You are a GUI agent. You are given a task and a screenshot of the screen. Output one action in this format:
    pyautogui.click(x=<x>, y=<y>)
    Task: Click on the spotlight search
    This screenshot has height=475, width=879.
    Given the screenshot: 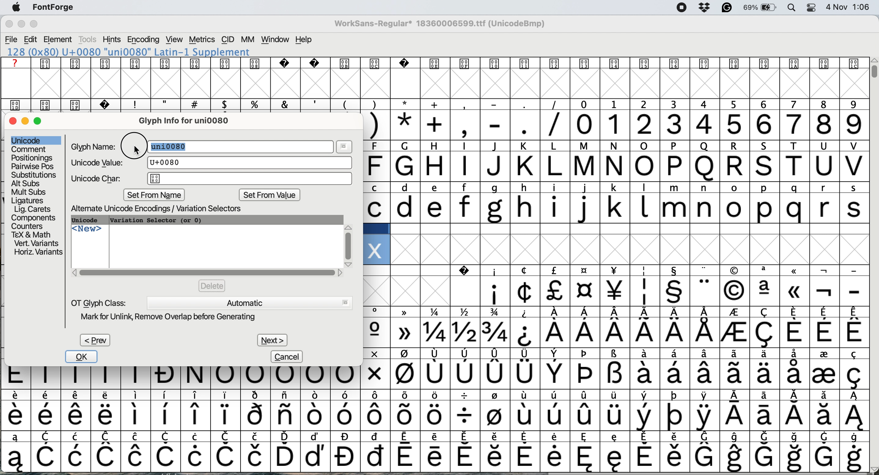 What is the action you would take?
    pyautogui.click(x=792, y=8)
    